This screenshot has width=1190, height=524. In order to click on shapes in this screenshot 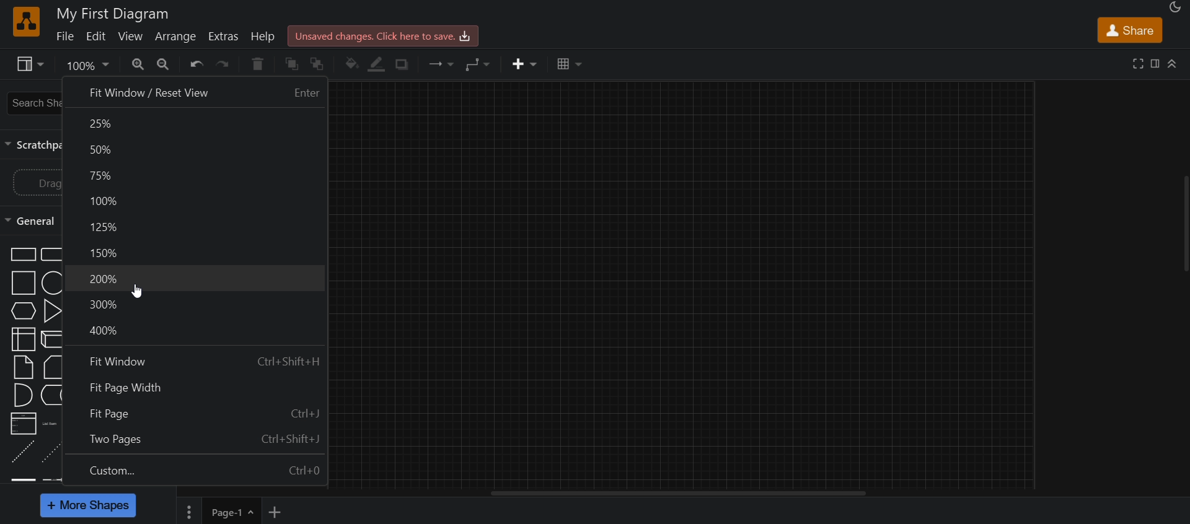, I will do `click(33, 365)`.